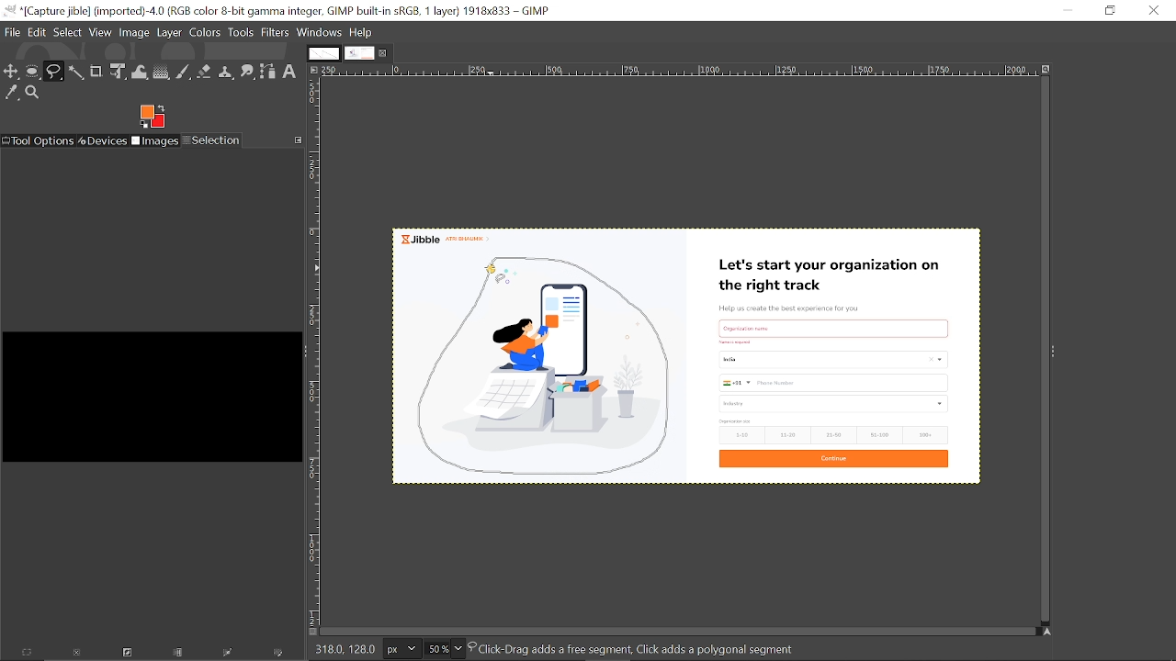  Describe the element at coordinates (279, 655) in the screenshot. I see `Paint along the selection outline` at that location.